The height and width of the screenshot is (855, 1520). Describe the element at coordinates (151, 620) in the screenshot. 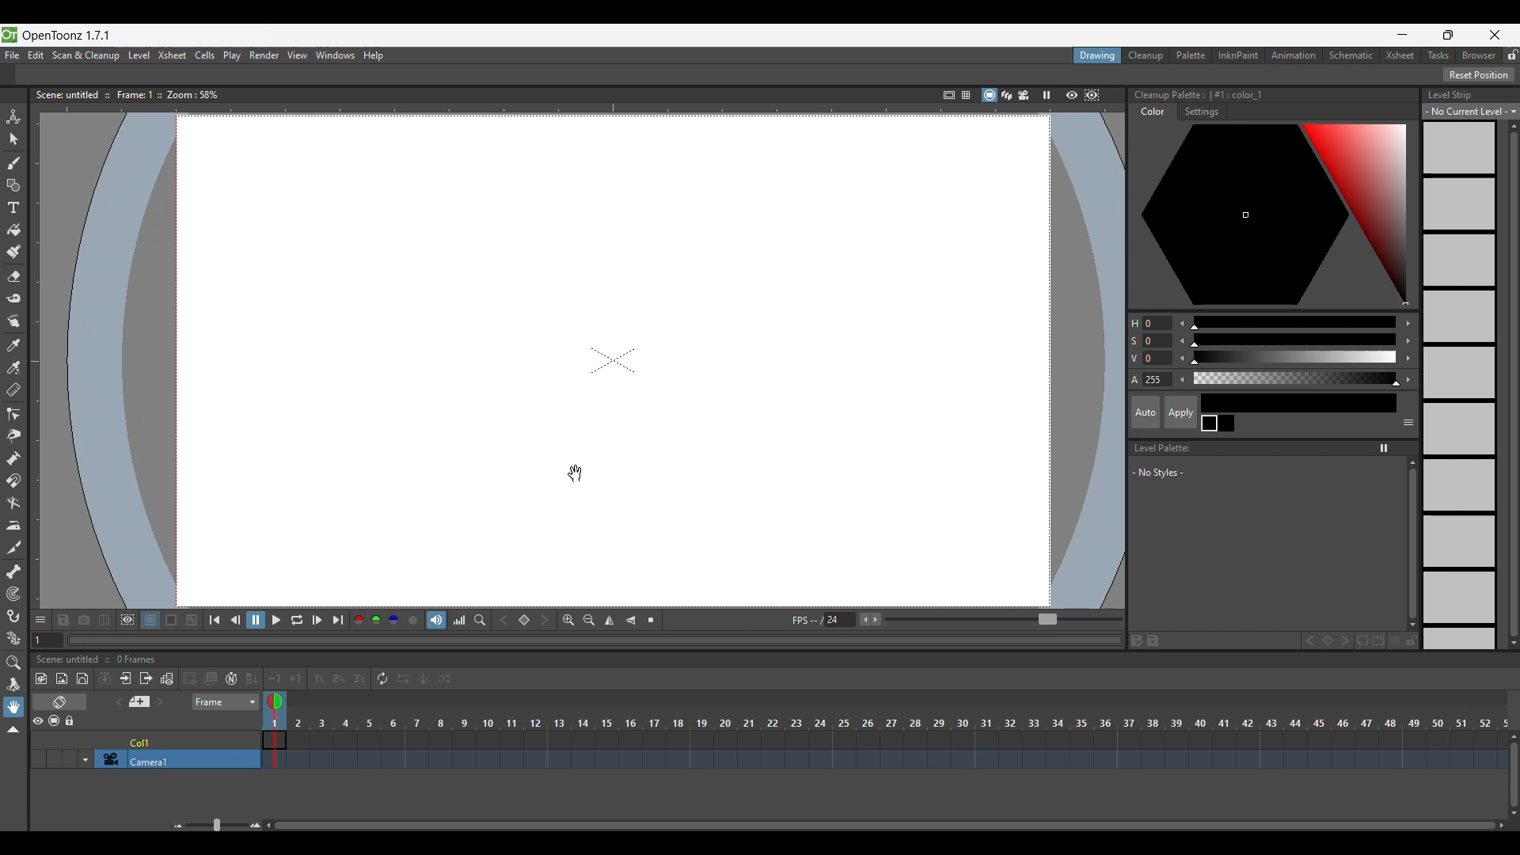

I see `White background` at that location.